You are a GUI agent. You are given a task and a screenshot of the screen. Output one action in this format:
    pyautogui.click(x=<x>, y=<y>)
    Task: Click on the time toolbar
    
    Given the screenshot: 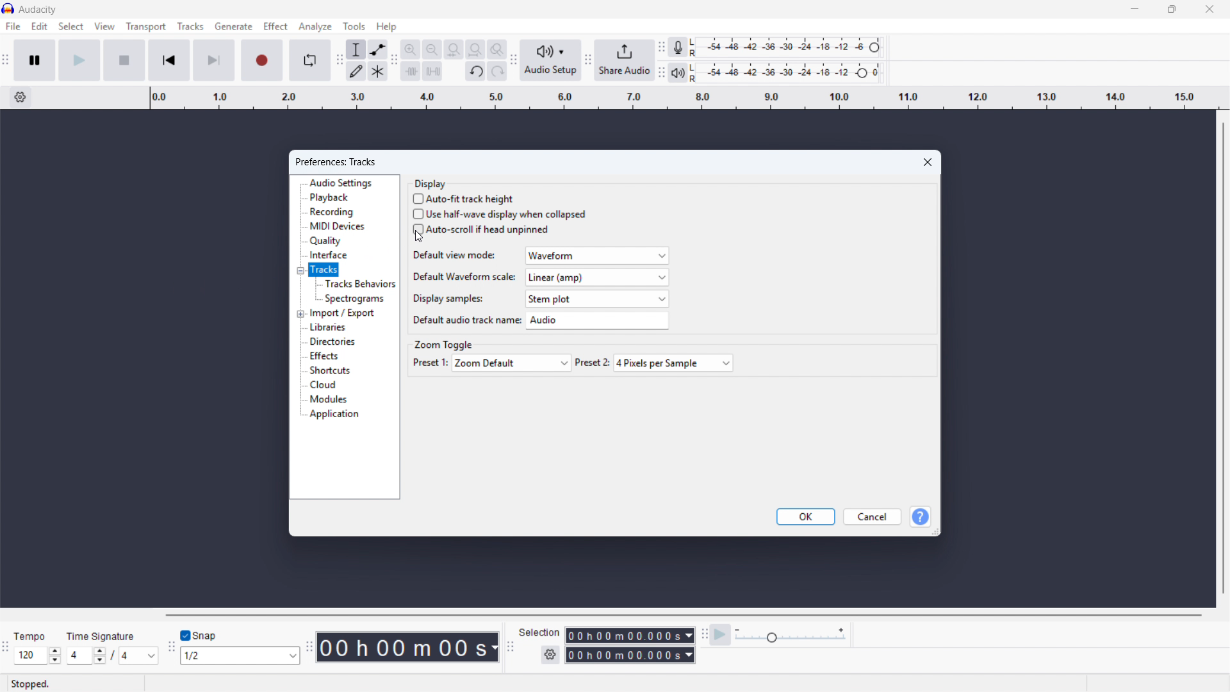 What is the action you would take?
    pyautogui.click(x=307, y=648)
    